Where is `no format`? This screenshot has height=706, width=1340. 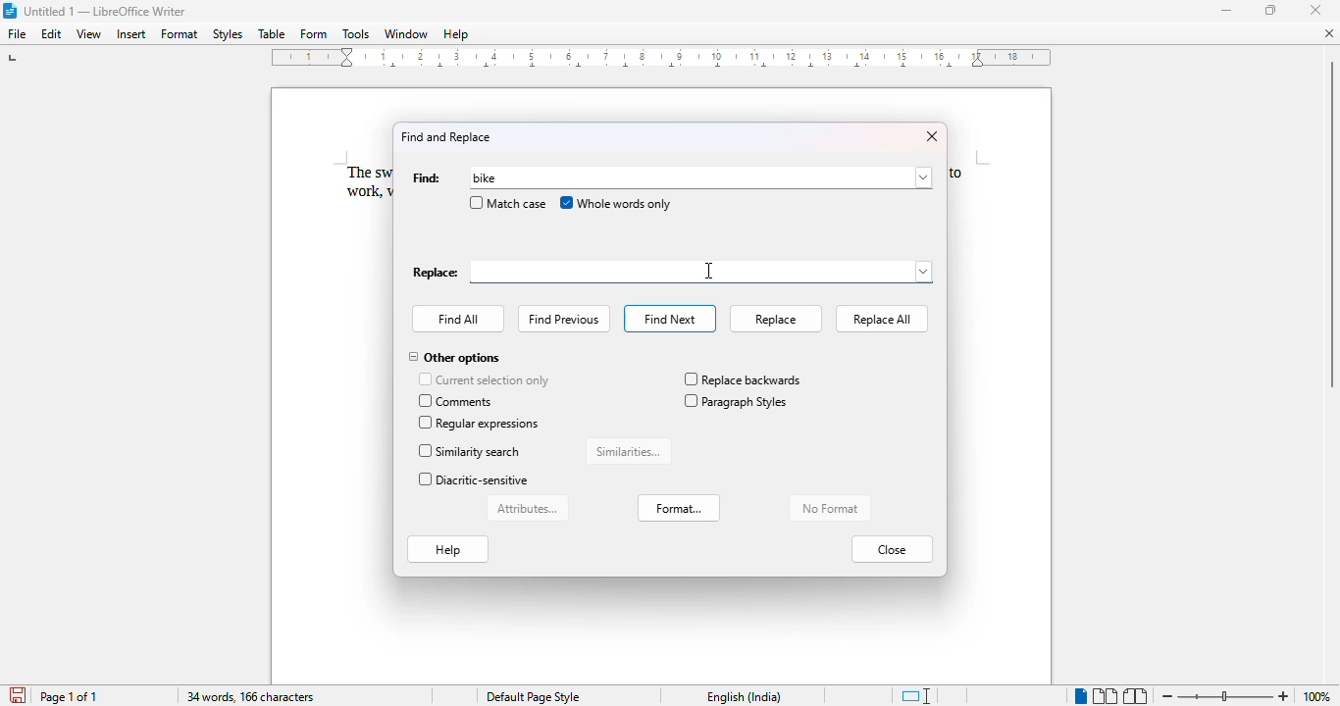
no format is located at coordinates (828, 507).